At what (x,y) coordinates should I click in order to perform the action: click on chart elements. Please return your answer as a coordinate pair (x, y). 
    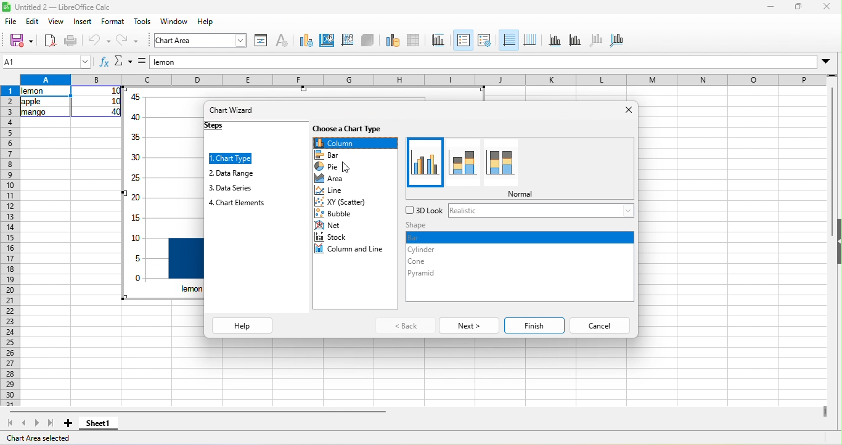
    Looking at the image, I should click on (239, 205).